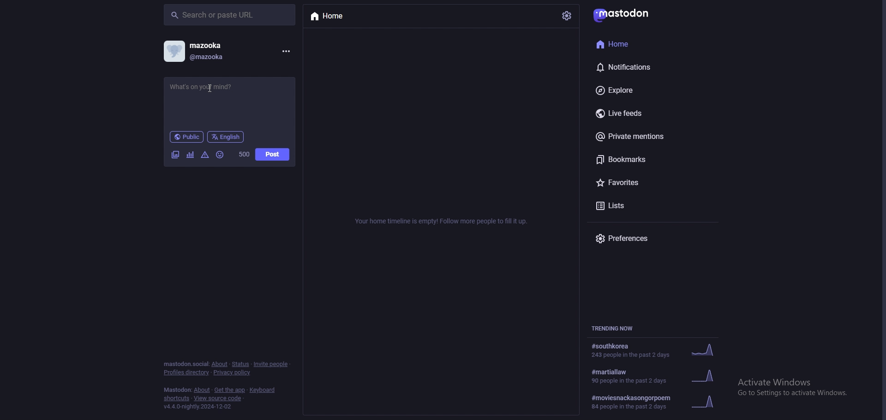  Describe the element at coordinates (230, 390) in the screenshot. I see `get the app` at that location.